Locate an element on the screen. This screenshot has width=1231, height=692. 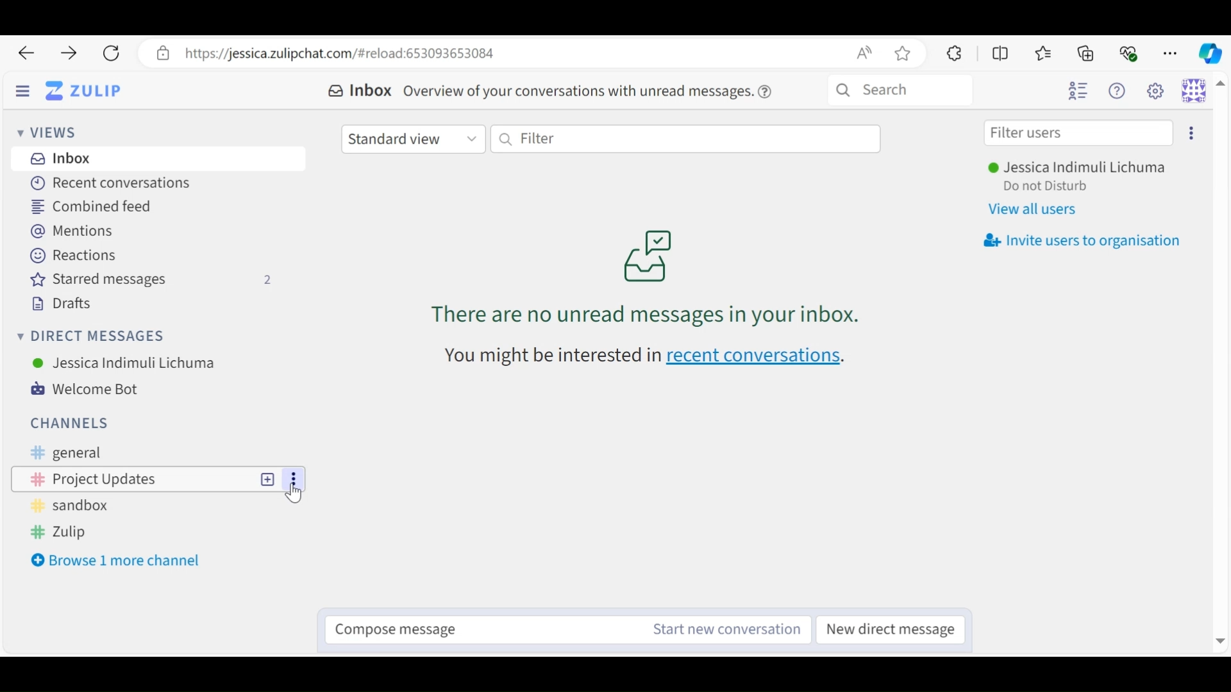
Main menu is located at coordinates (1159, 92).